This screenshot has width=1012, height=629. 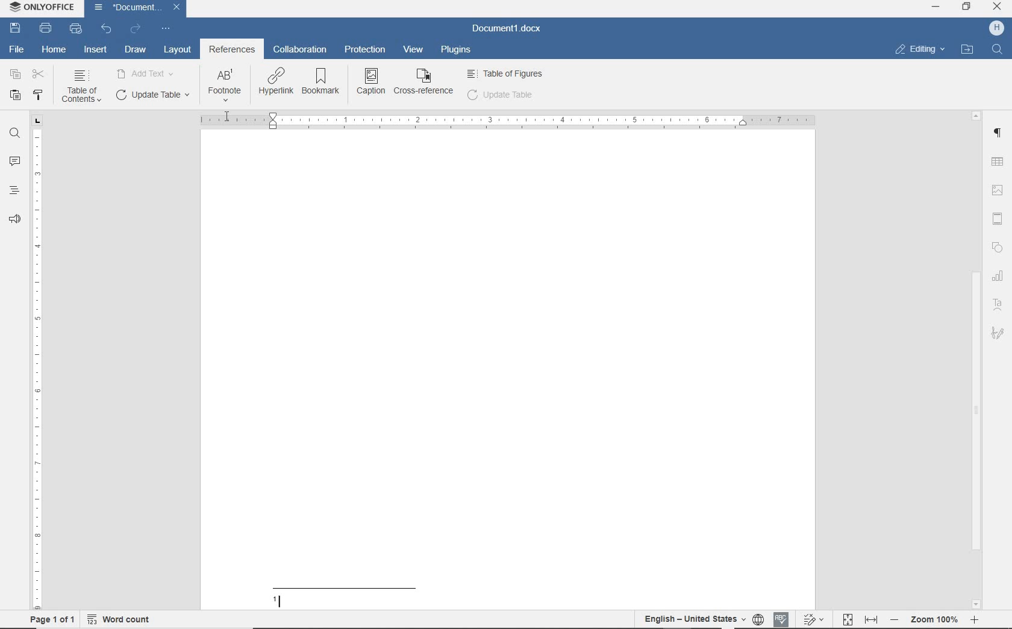 What do you see at coordinates (14, 190) in the screenshot?
I see `headings` at bounding box center [14, 190].